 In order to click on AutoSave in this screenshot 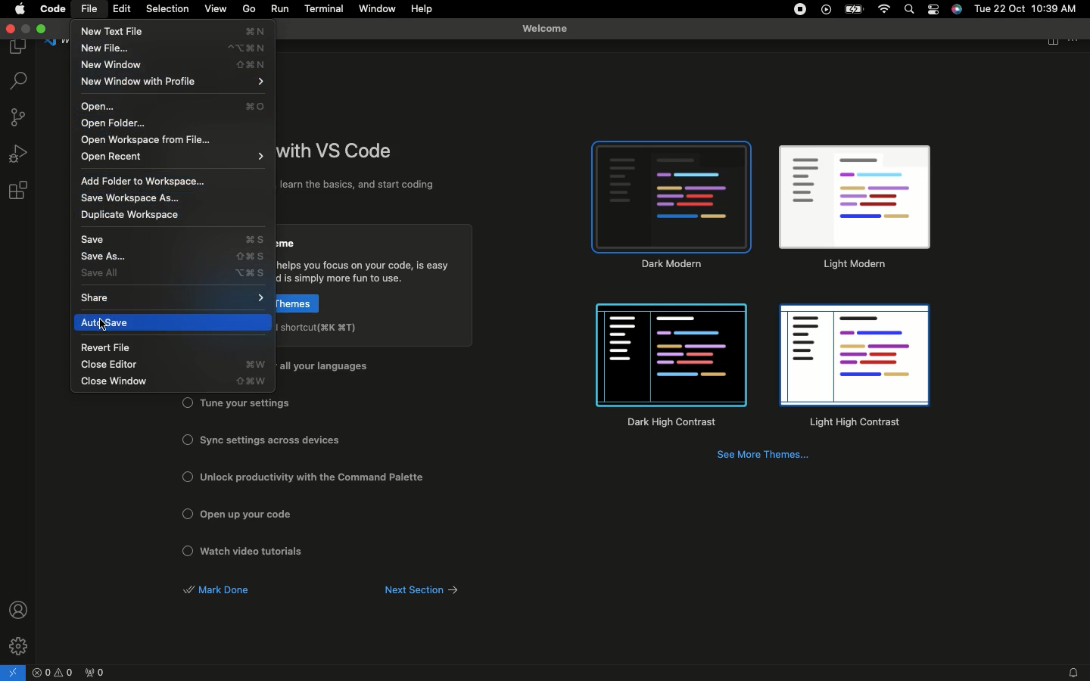, I will do `click(176, 322)`.